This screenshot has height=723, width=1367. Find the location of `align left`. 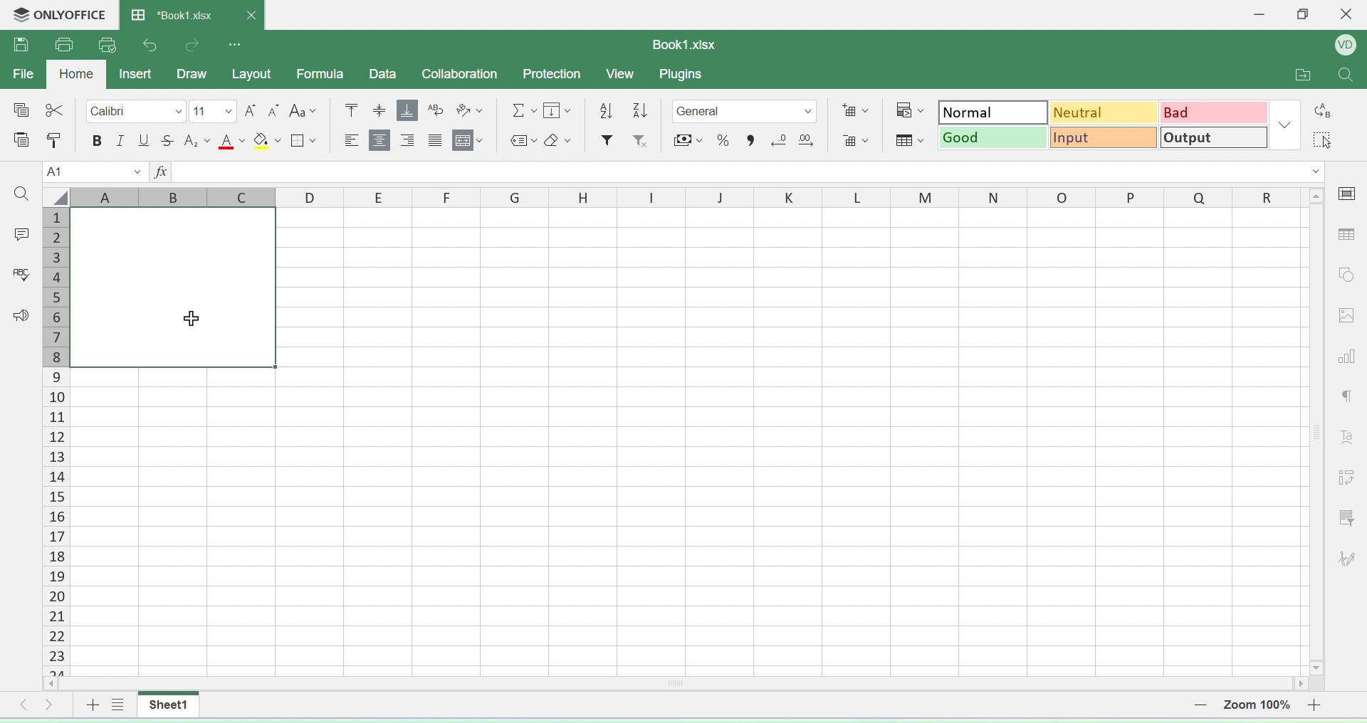

align left is located at coordinates (349, 141).